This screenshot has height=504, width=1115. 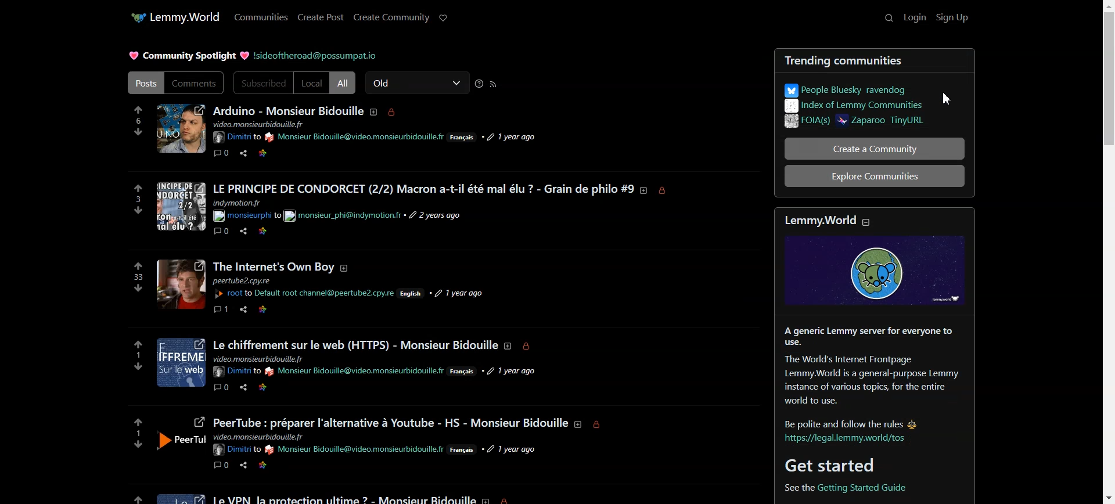 What do you see at coordinates (334, 233) in the screenshot?
I see `more` at bounding box center [334, 233].